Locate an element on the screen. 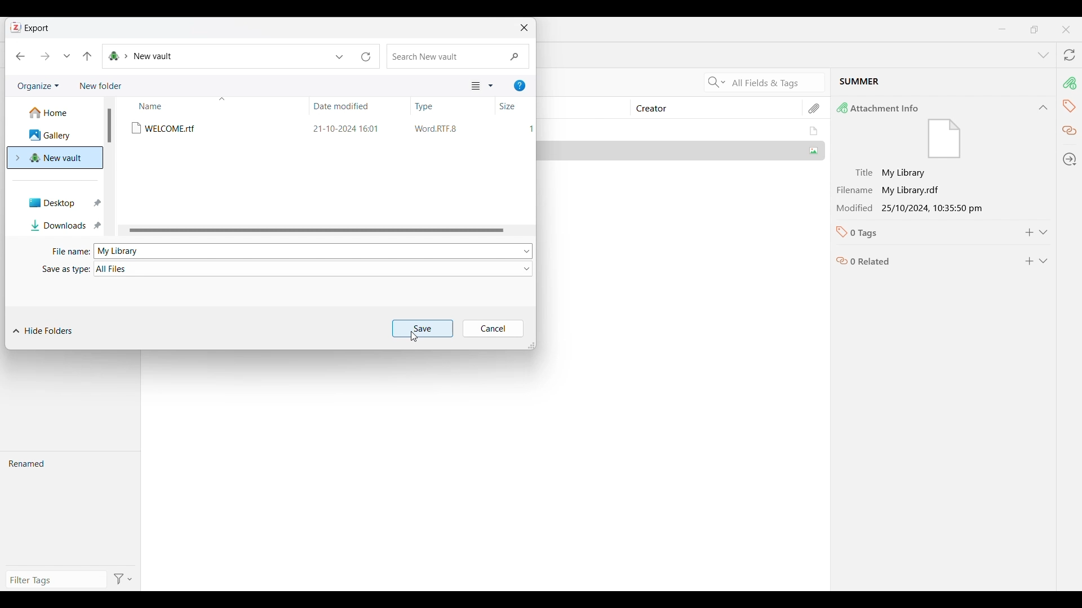 The height and width of the screenshot is (608, 1082). Type filter tag is located at coordinates (54, 580).